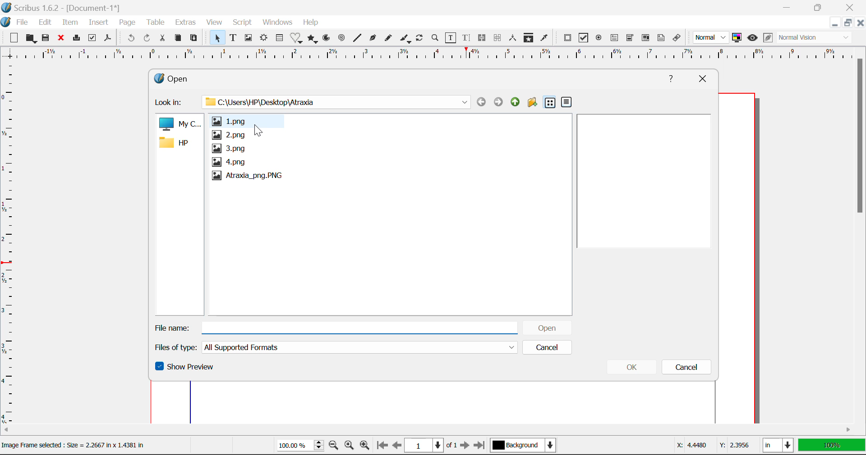  What do you see at coordinates (431, 445) in the screenshot?
I see `1 of 1` at bounding box center [431, 445].